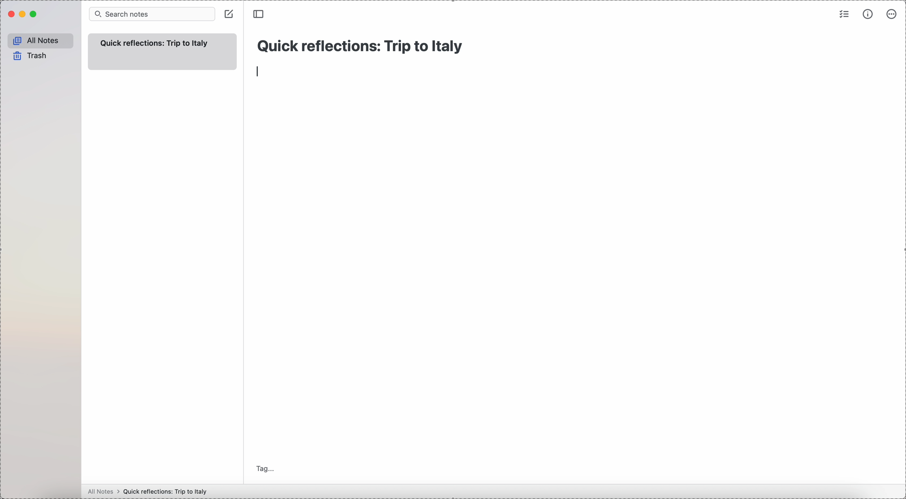 This screenshot has height=499, width=906. Describe the element at coordinates (869, 14) in the screenshot. I see `metrics` at that location.